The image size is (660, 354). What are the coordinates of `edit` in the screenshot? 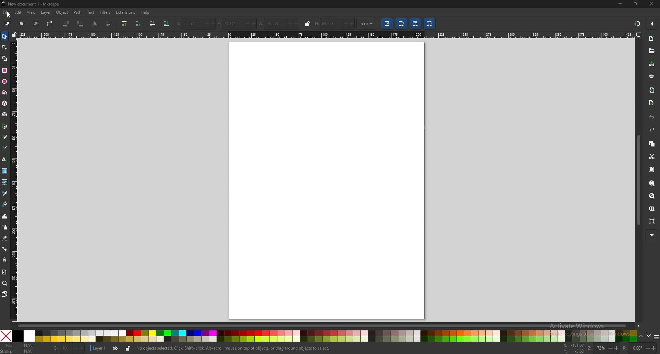 It's located at (18, 12).